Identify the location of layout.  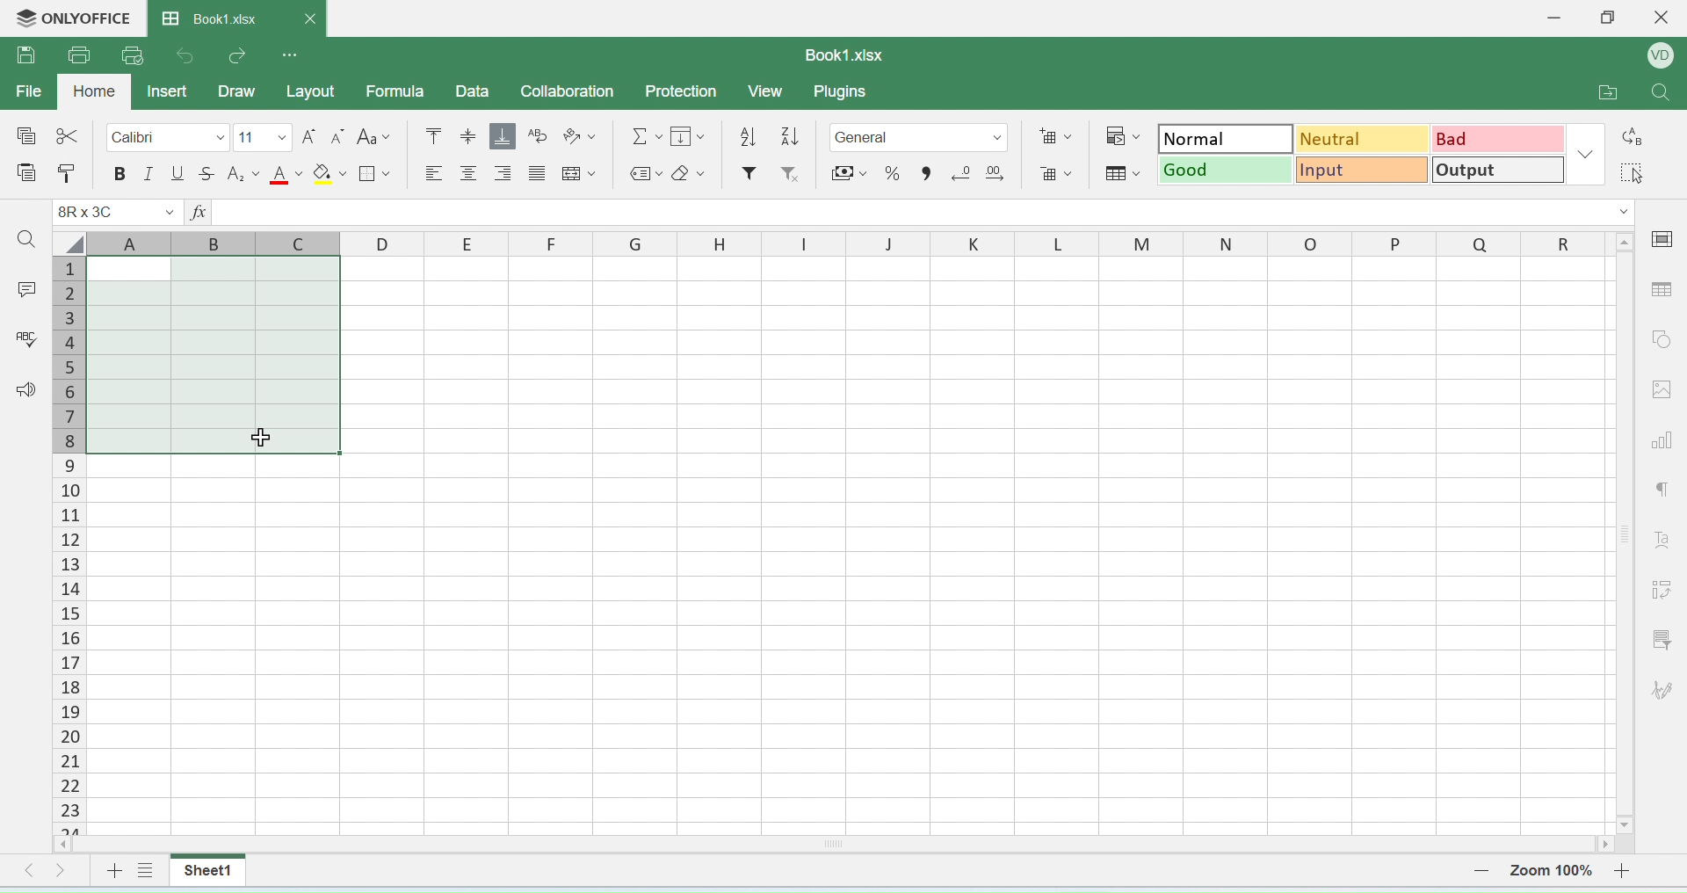
(309, 91).